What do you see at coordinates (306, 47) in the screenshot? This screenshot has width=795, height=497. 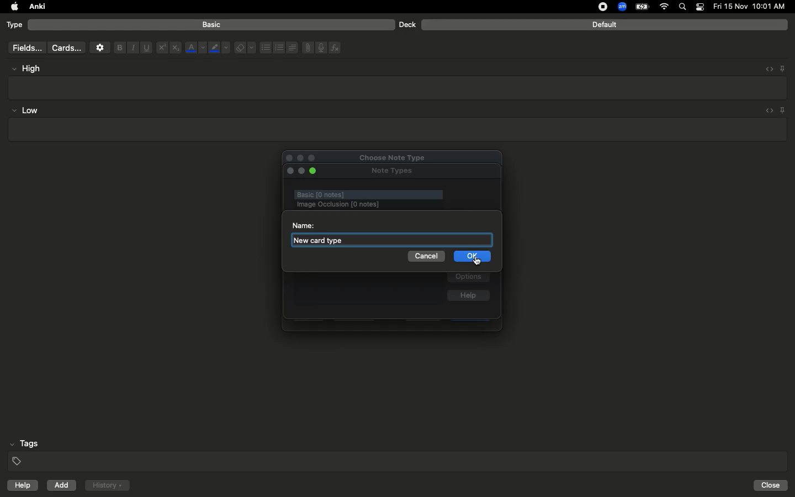 I see `File` at bounding box center [306, 47].